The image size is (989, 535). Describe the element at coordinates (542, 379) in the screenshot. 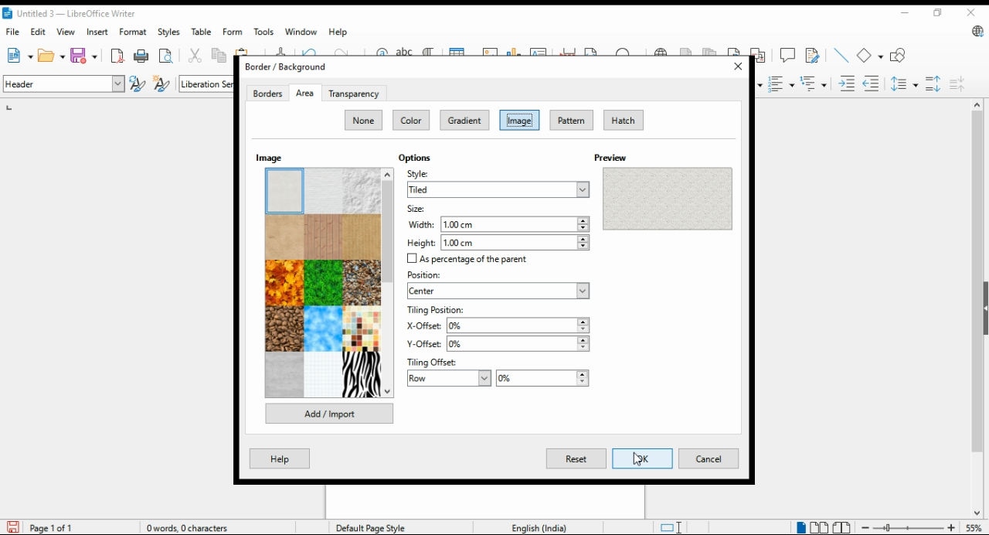

I see `percentage` at that location.